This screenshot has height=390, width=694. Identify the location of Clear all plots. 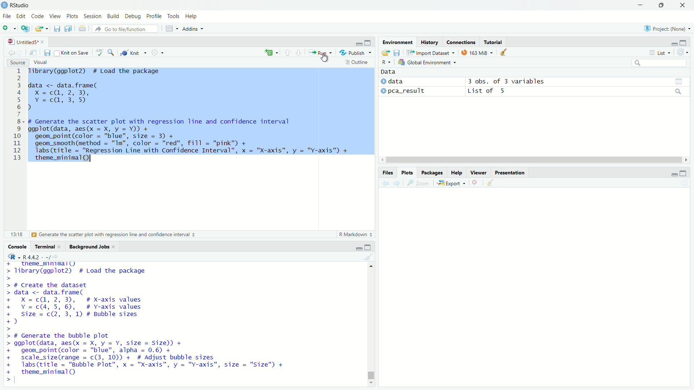
(490, 183).